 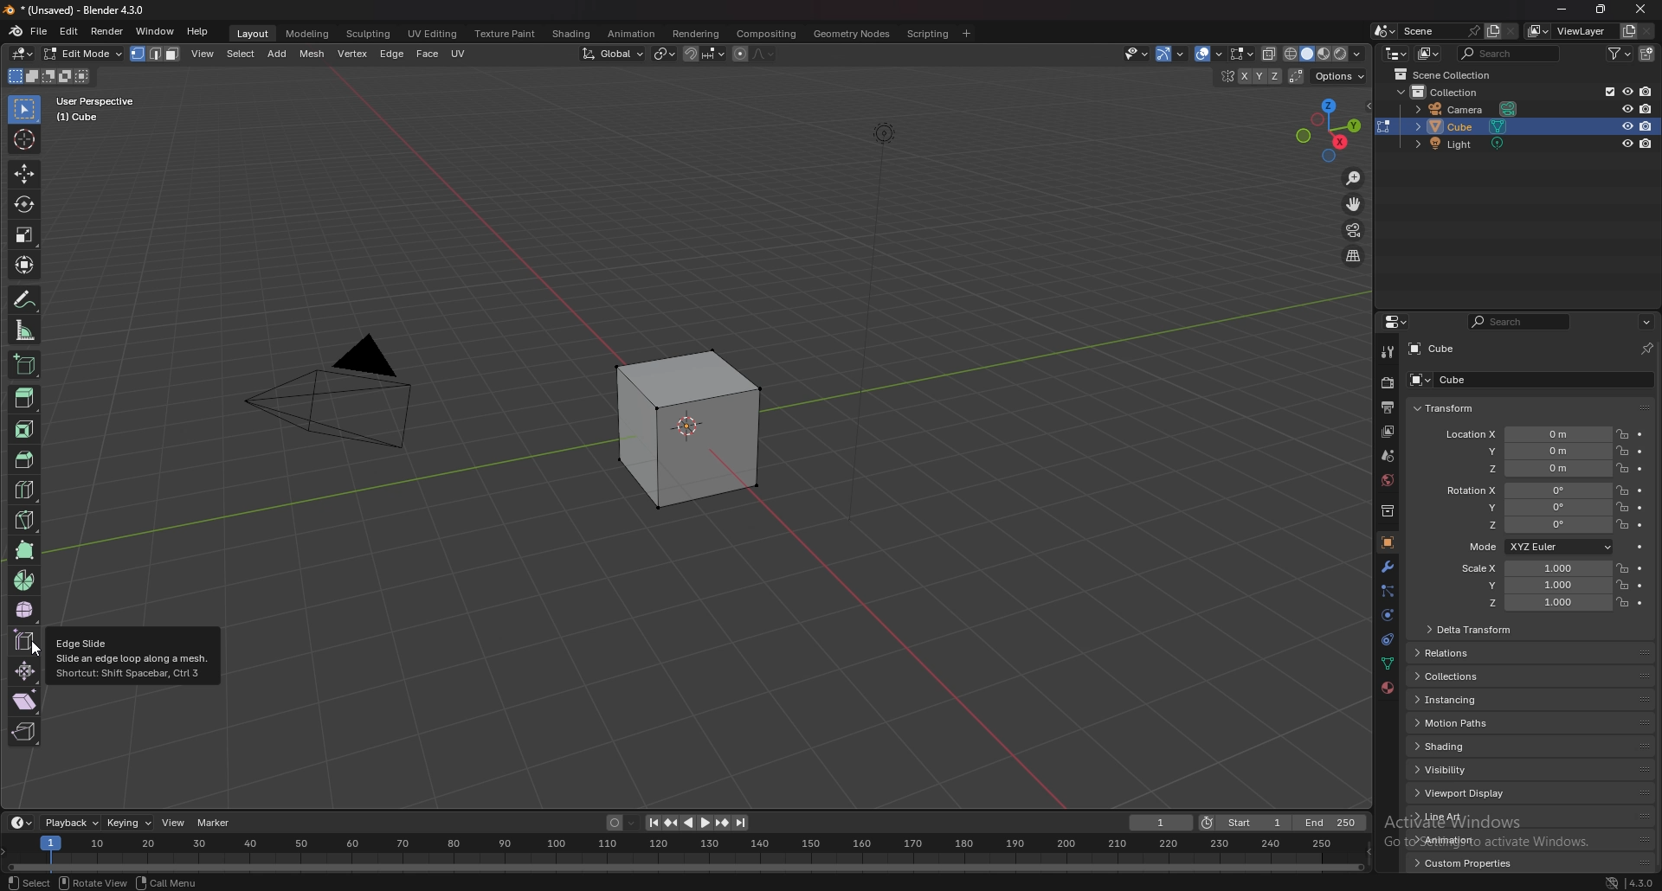 What do you see at coordinates (1447, 74) in the screenshot?
I see `scene collection` at bounding box center [1447, 74].